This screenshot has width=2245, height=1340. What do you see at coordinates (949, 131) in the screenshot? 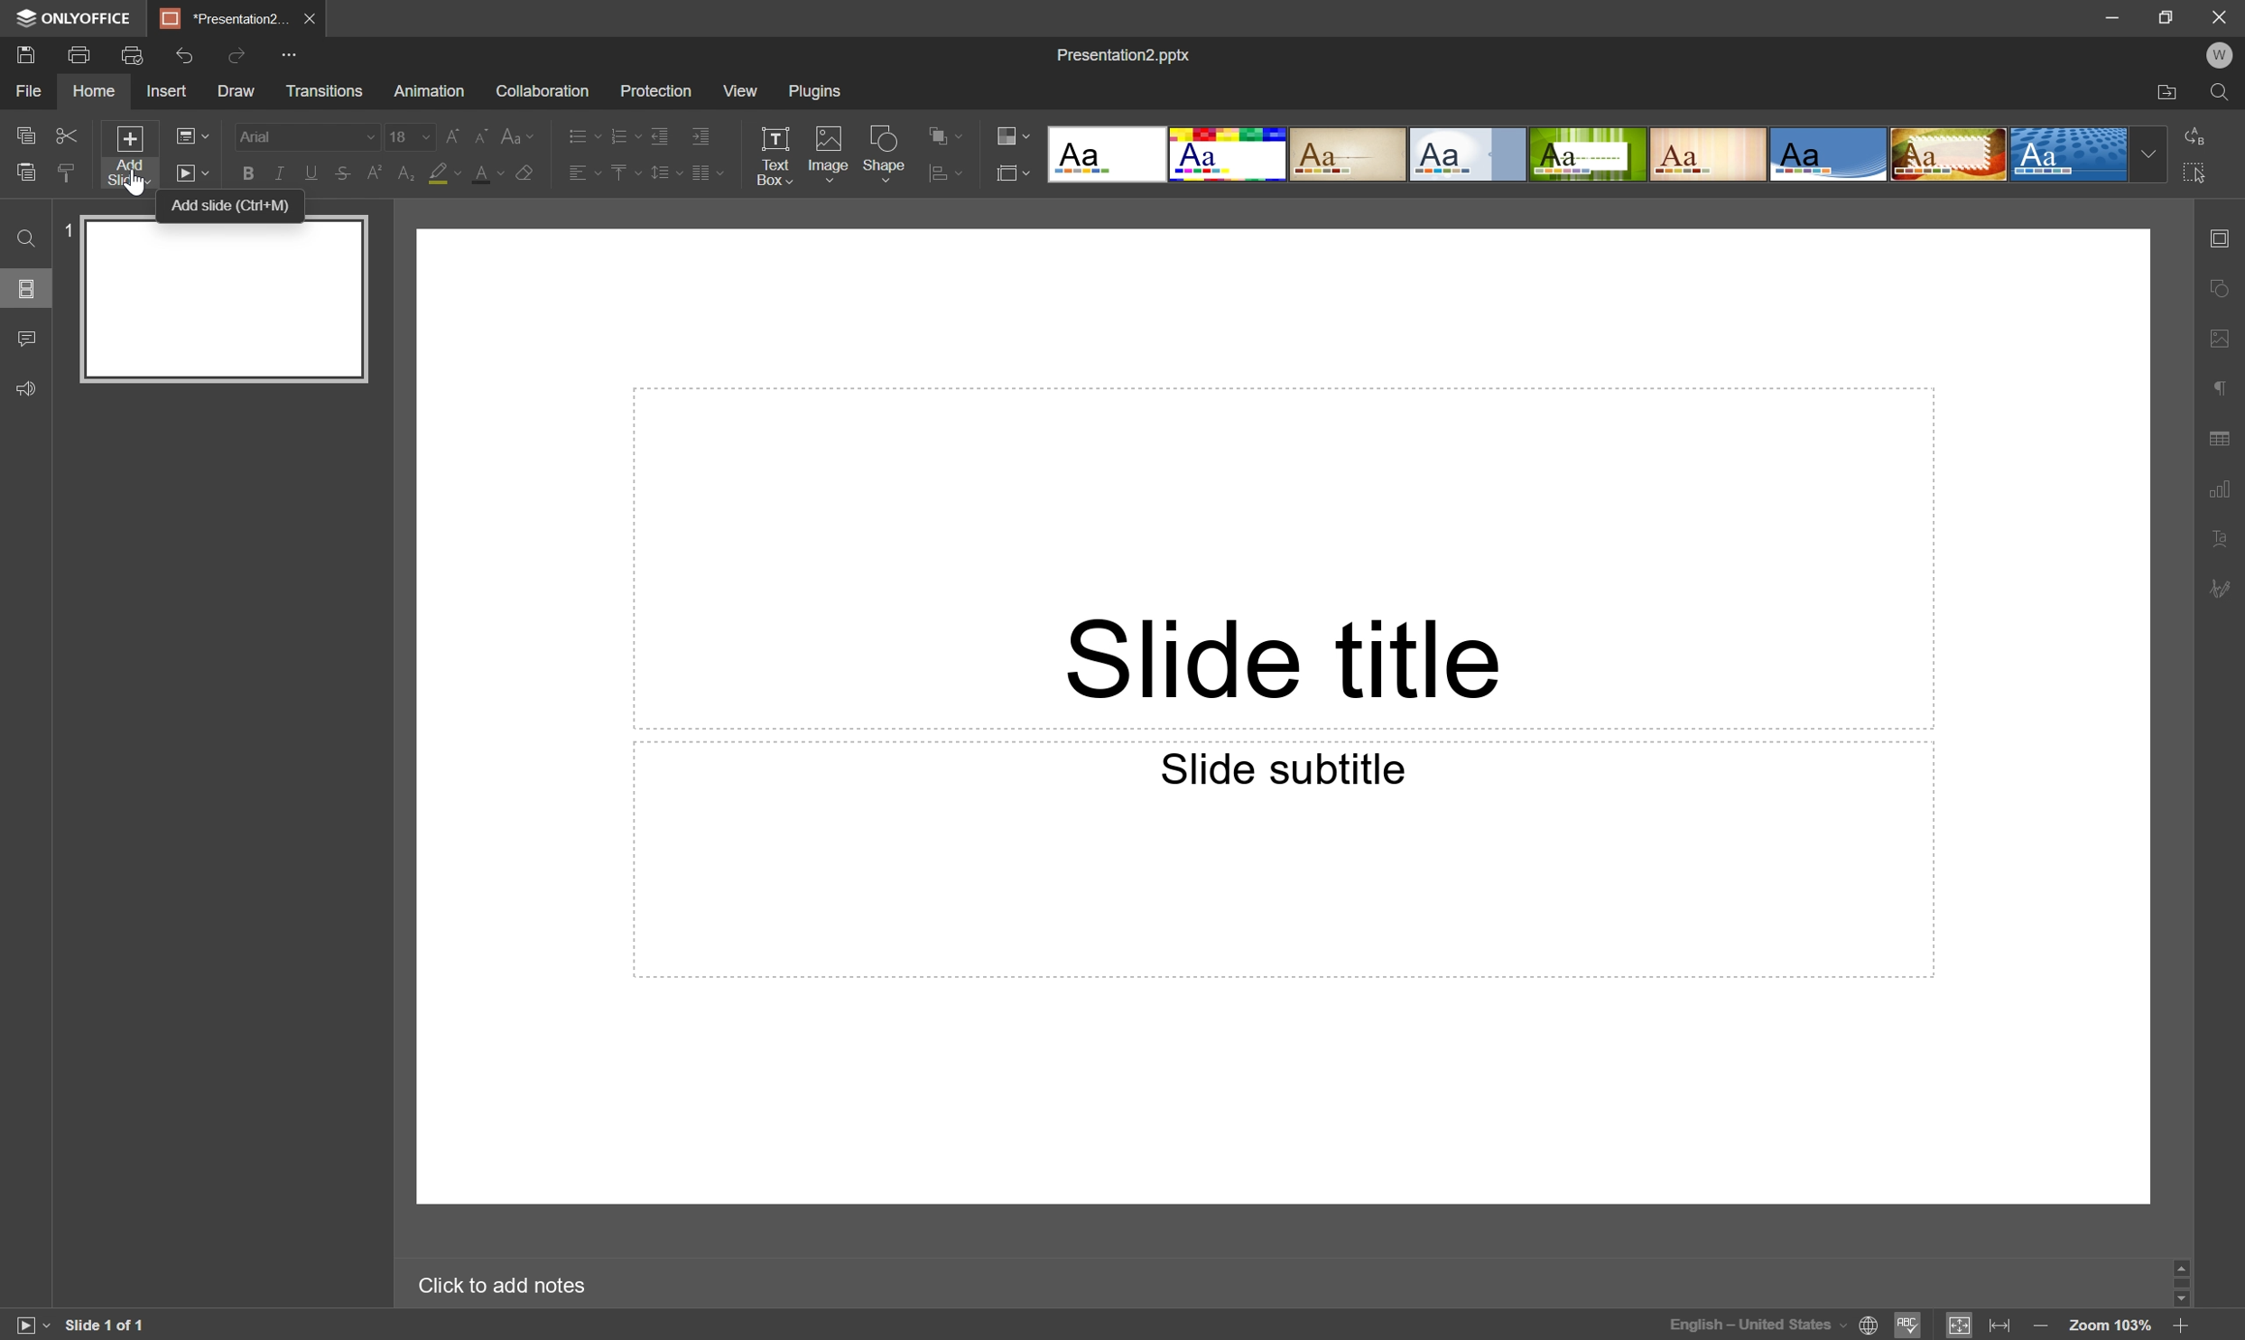
I see `Align shape` at bounding box center [949, 131].